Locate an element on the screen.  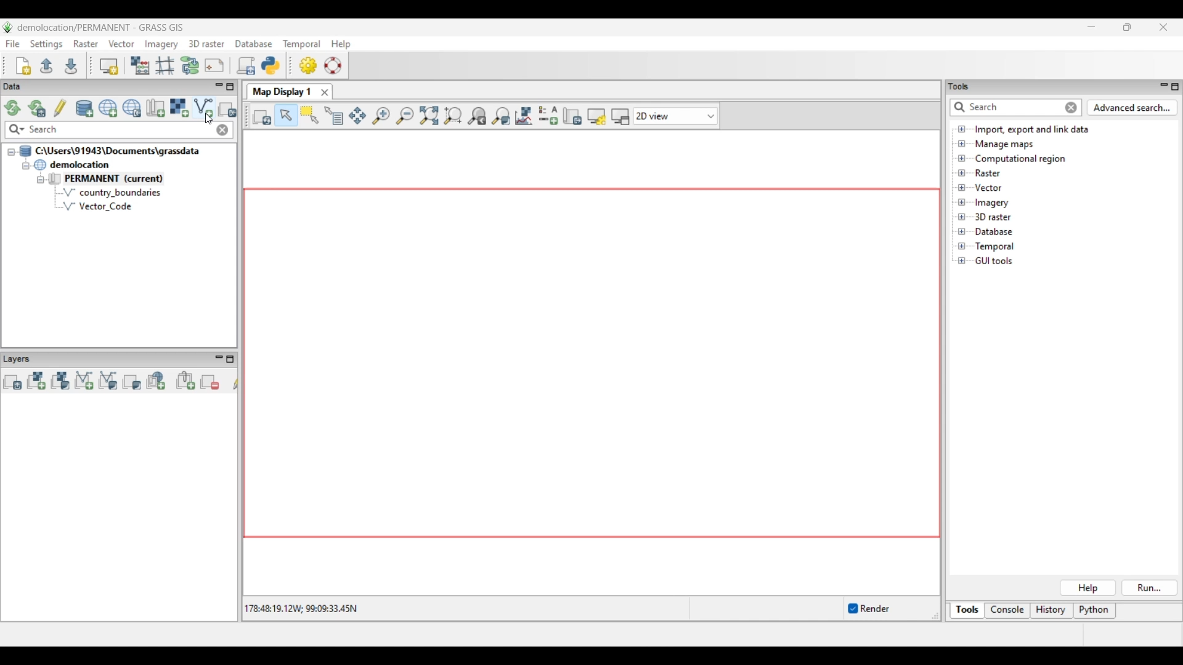
History is located at coordinates (1052, 611).